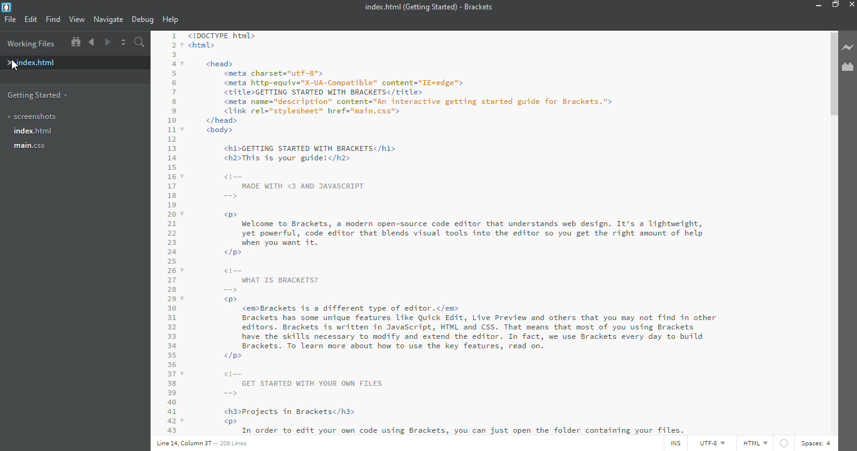 The height and width of the screenshot is (451, 857). I want to click on index.html, so click(39, 61).